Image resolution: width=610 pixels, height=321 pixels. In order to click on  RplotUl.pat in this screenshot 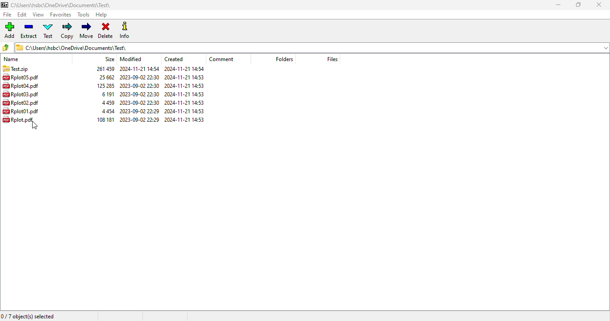, I will do `click(21, 111)`.